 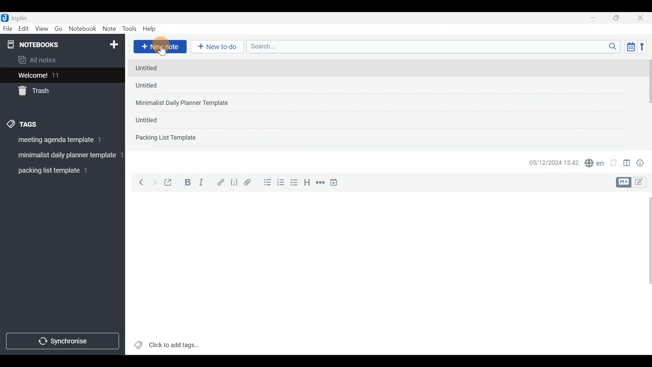 What do you see at coordinates (157, 119) in the screenshot?
I see `Untitled` at bounding box center [157, 119].